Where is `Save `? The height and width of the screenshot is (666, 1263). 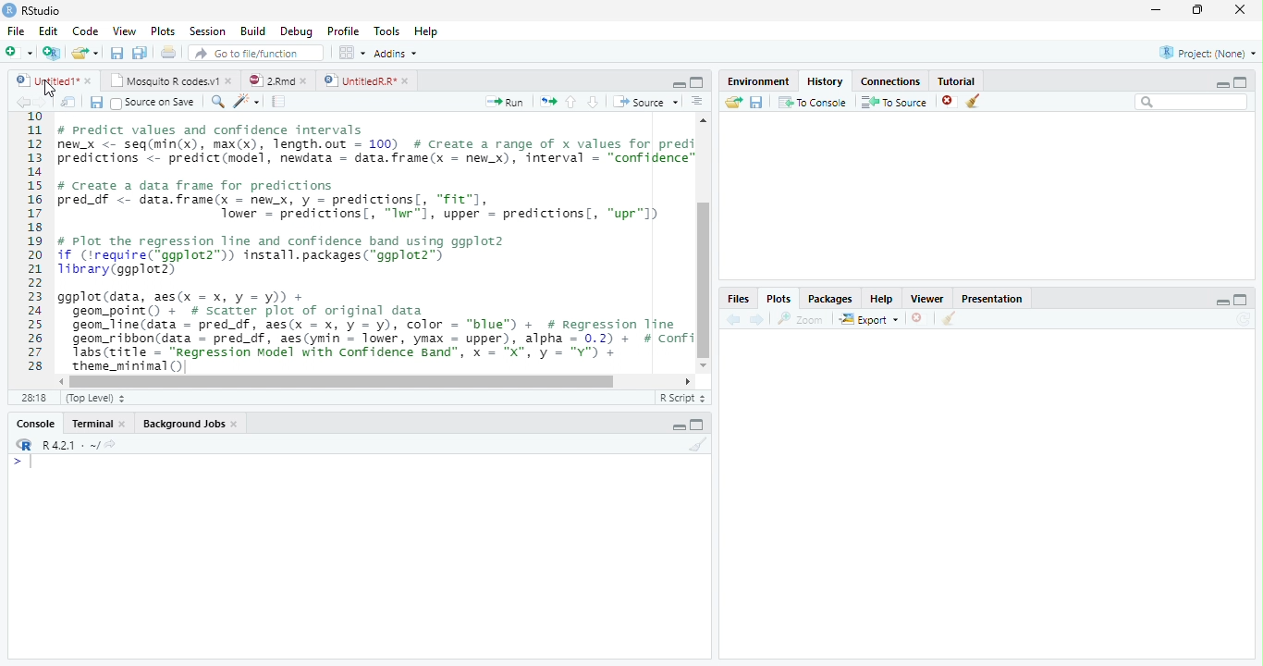
Save  is located at coordinates (120, 55).